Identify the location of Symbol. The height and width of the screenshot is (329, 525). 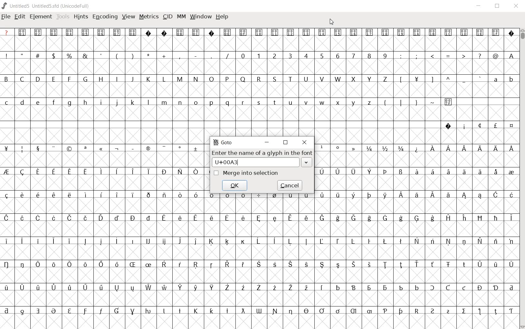
(228, 265).